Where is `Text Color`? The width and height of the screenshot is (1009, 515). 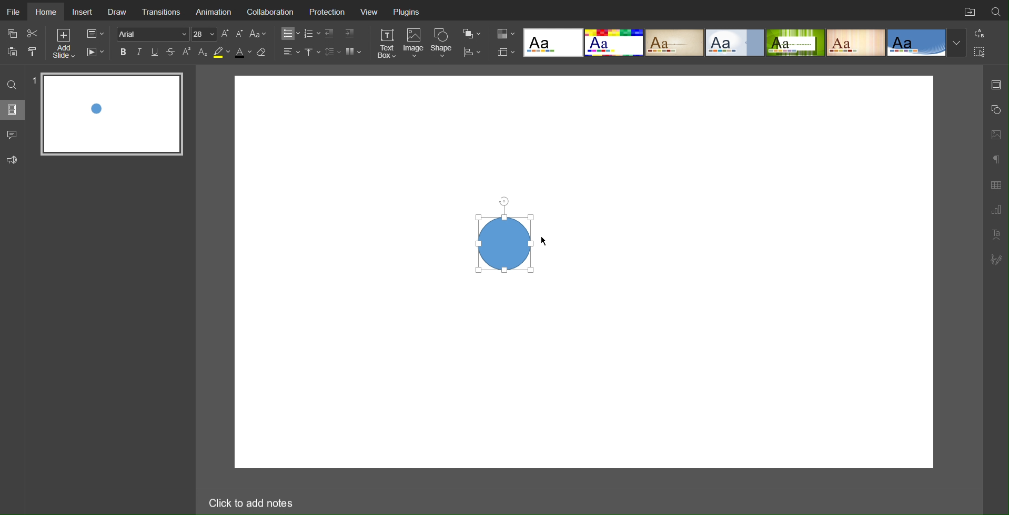 Text Color is located at coordinates (243, 53).